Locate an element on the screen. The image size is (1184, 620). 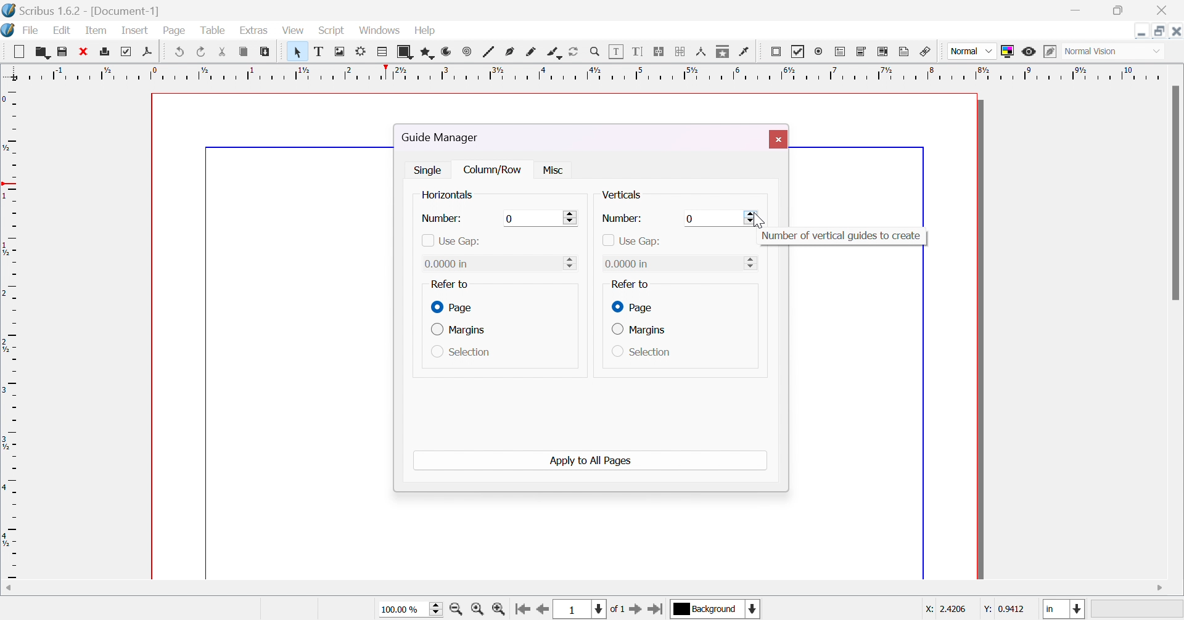
undo is located at coordinates (182, 50).